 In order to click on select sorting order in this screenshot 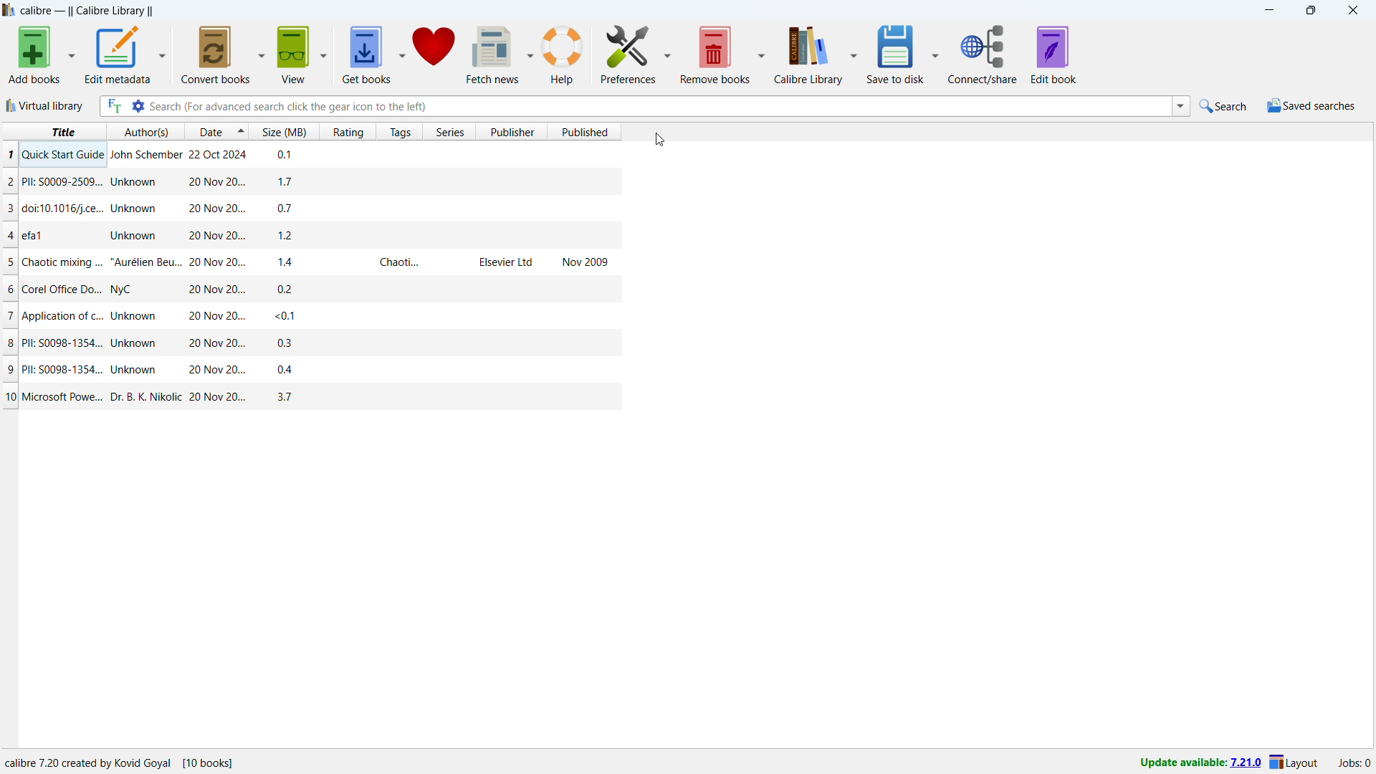, I will do `click(242, 133)`.